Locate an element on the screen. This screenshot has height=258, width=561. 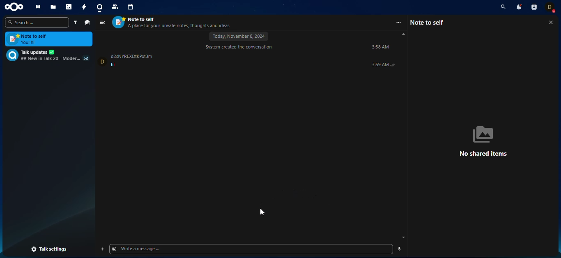
profile is located at coordinates (101, 61).